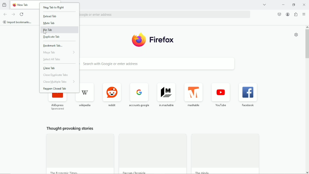  Describe the element at coordinates (112, 94) in the screenshot. I see `reddit` at that location.